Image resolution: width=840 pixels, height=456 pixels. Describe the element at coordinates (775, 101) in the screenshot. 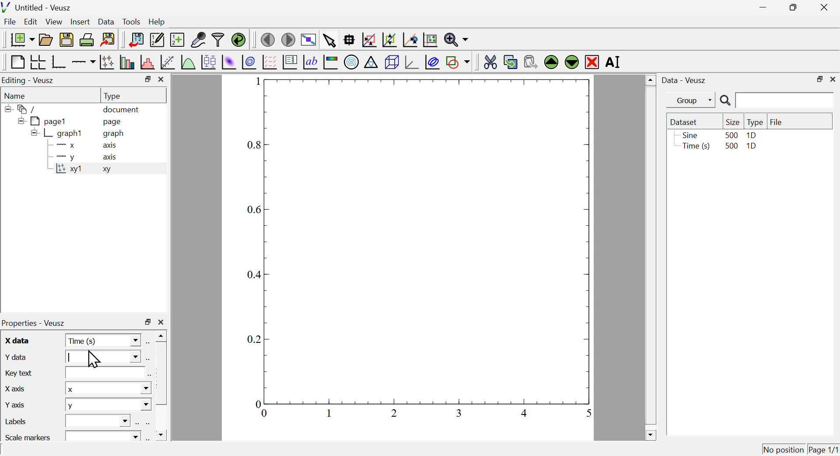

I see `search` at that location.